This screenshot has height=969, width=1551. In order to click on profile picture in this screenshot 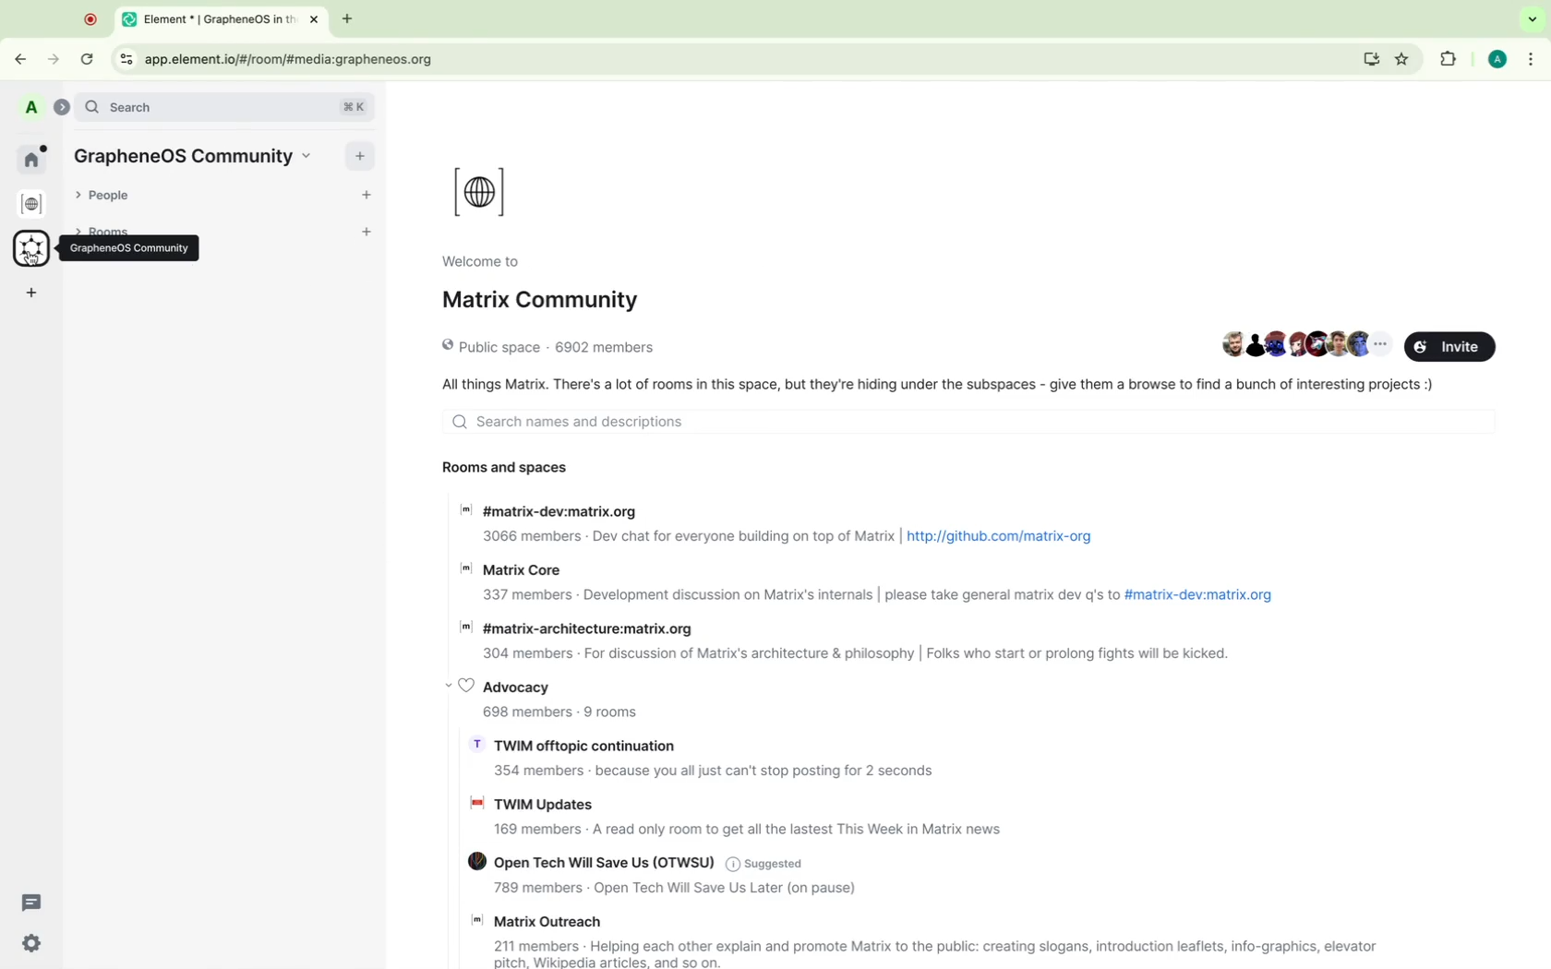, I will do `click(30, 107)`.